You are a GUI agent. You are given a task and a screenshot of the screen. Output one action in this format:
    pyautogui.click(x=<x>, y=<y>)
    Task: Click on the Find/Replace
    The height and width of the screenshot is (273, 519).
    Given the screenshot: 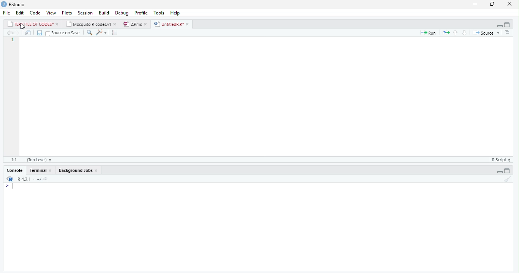 What is the action you would take?
    pyautogui.click(x=90, y=33)
    